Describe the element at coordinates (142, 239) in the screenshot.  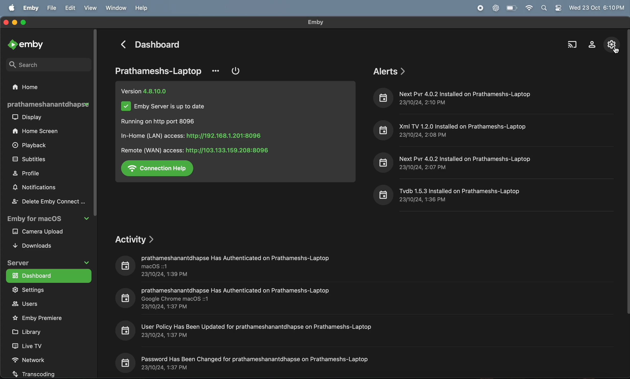
I see `activity` at that location.